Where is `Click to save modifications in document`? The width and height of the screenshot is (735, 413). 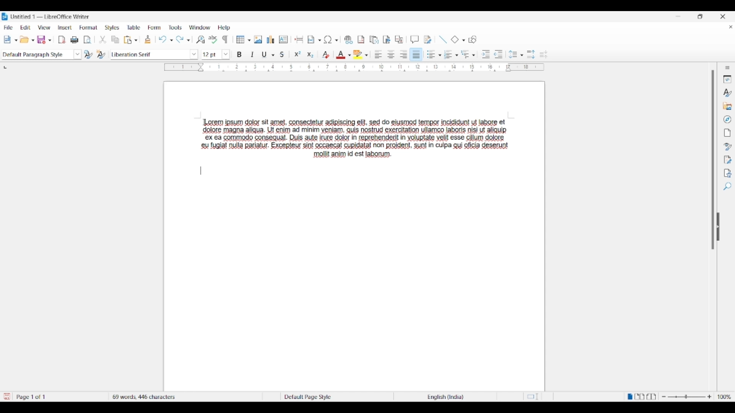 Click to save modifications in document is located at coordinates (6, 397).